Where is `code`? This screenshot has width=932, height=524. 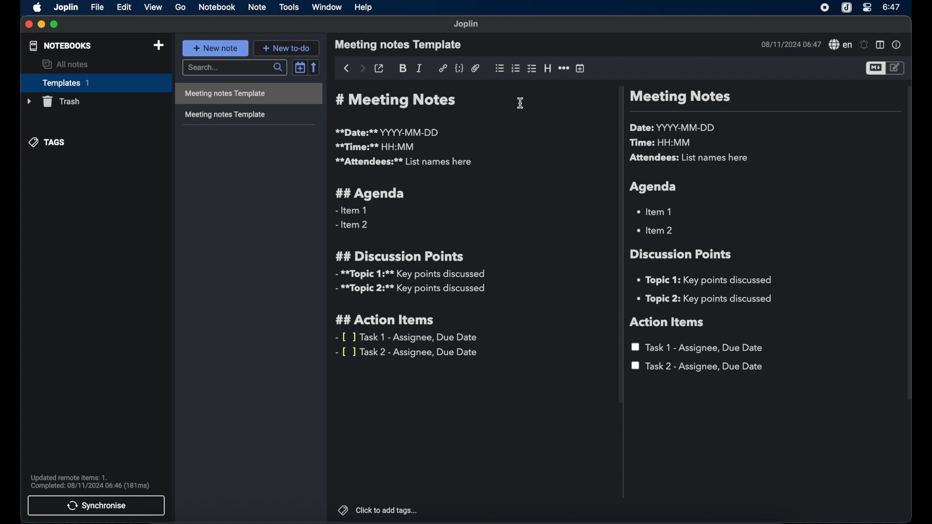
code is located at coordinates (460, 67).